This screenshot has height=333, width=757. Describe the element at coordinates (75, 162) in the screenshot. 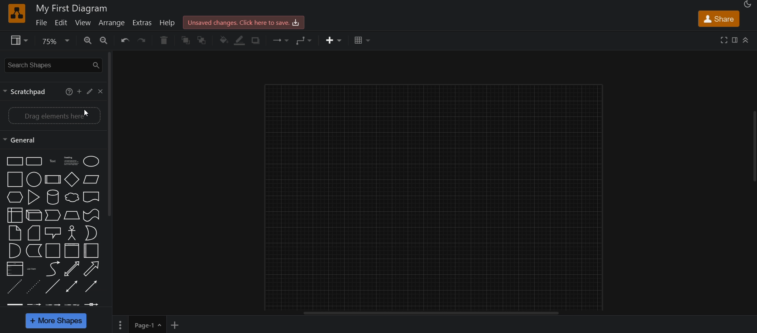

I see `150%` at that location.